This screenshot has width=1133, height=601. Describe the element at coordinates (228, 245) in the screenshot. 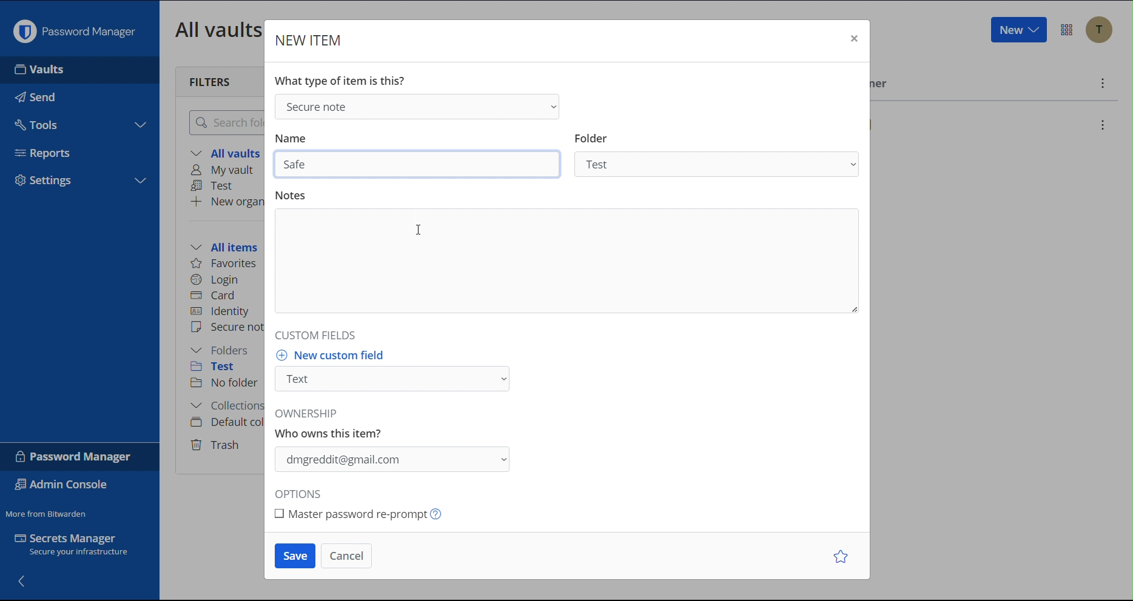

I see `All items` at that location.